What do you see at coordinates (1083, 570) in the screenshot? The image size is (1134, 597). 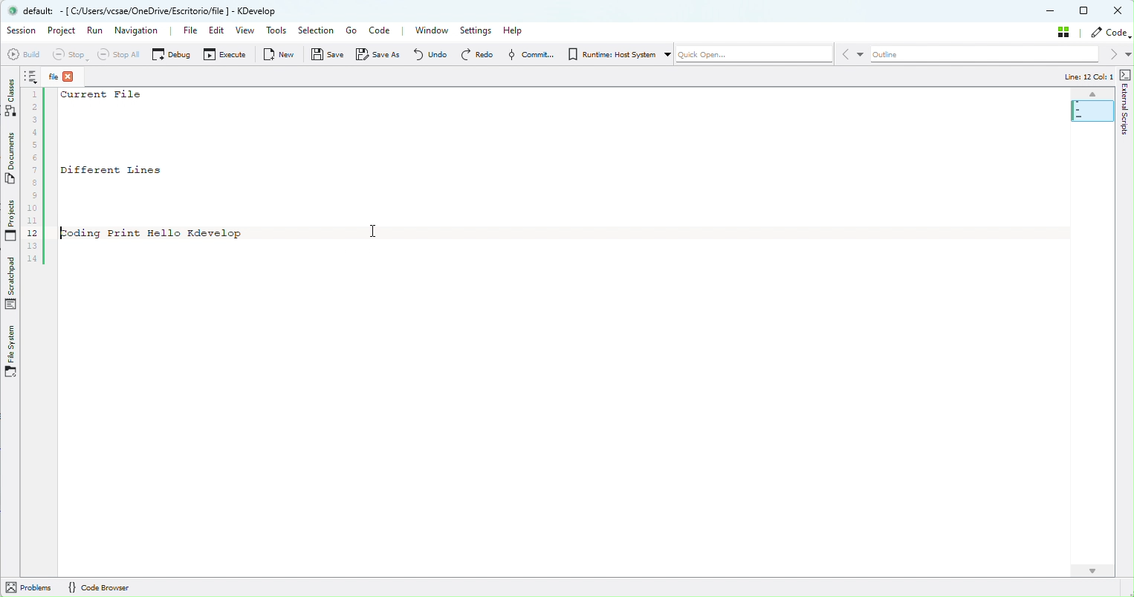 I see `Page Scroll Arrow` at bounding box center [1083, 570].